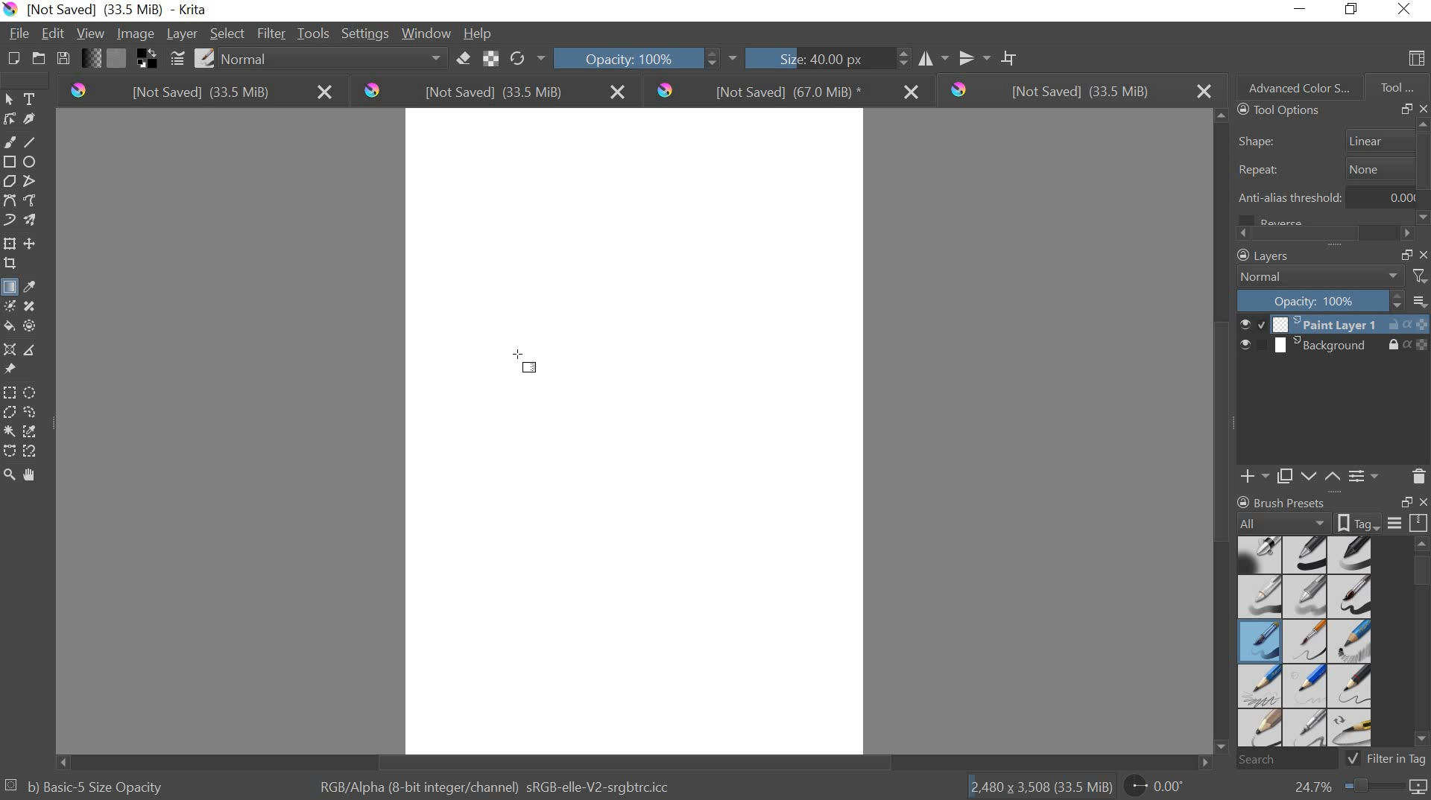 This screenshot has height=800, width=1431. I want to click on measurements, so click(34, 349).